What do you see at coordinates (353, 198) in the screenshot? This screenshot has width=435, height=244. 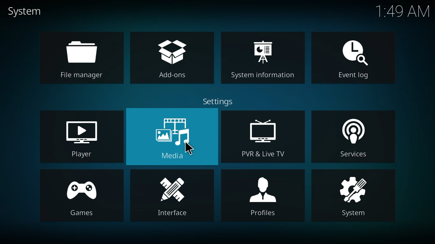 I see `system` at bounding box center [353, 198].